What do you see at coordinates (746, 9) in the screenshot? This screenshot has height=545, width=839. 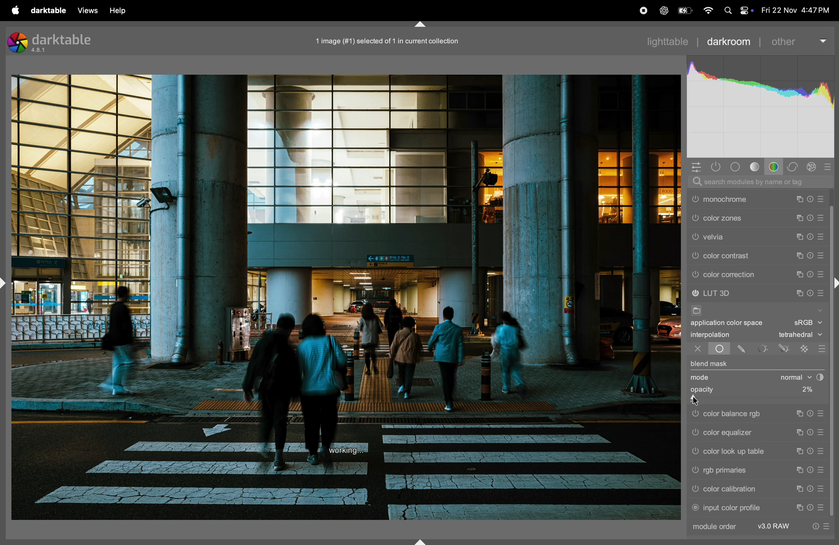 I see `apple widgets` at bounding box center [746, 9].